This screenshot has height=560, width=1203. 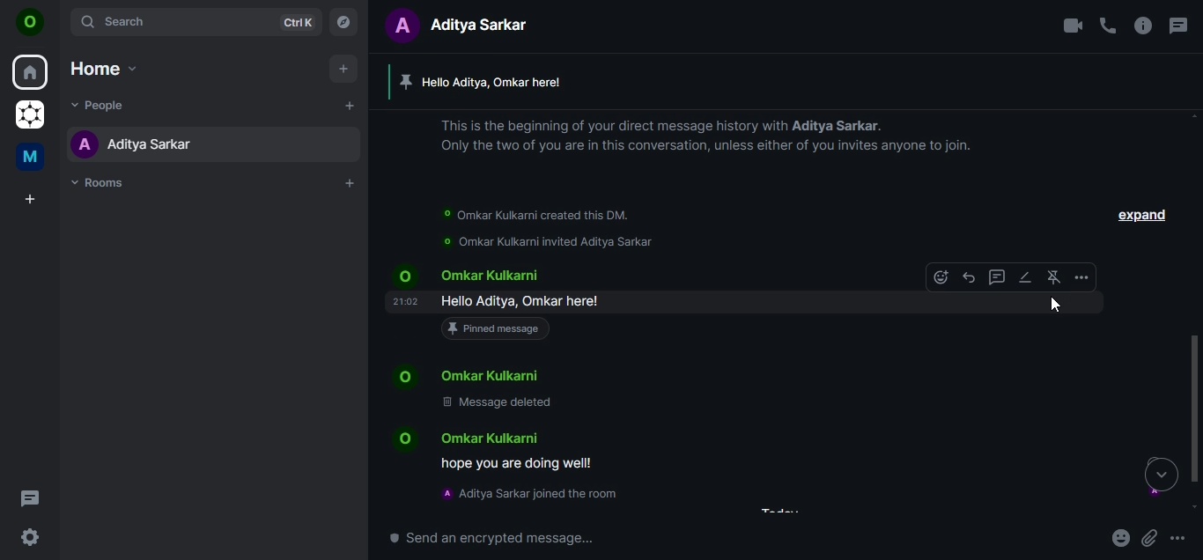 What do you see at coordinates (527, 539) in the screenshot?
I see `send an encrypted message` at bounding box center [527, 539].